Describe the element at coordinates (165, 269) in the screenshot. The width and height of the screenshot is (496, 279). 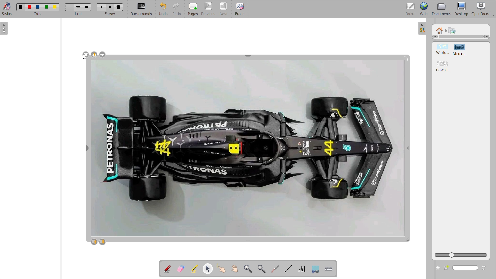
I see `annotate document` at that location.